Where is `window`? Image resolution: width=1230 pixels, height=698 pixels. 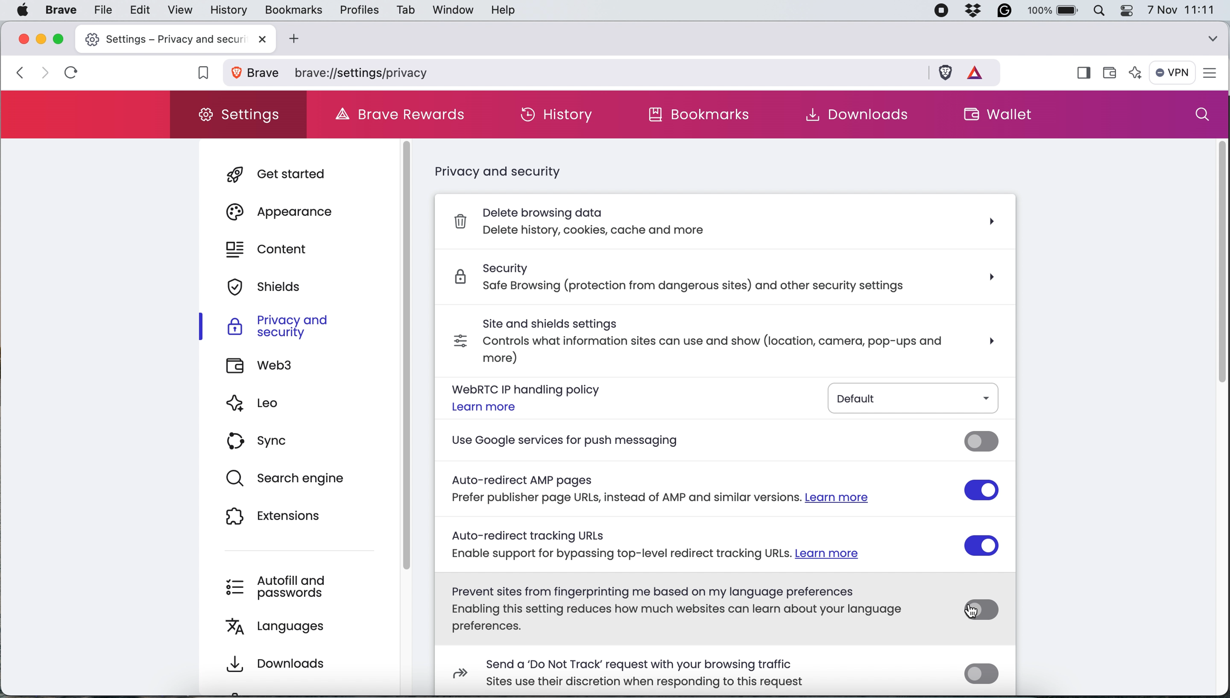
window is located at coordinates (450, 10).